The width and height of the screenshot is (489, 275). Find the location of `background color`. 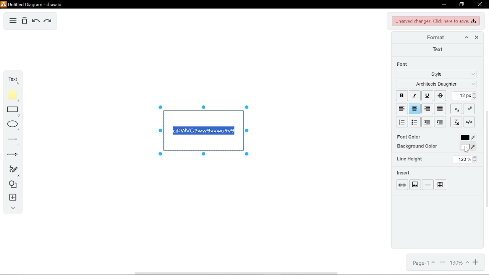

background color is located at coordinates (467, 147).